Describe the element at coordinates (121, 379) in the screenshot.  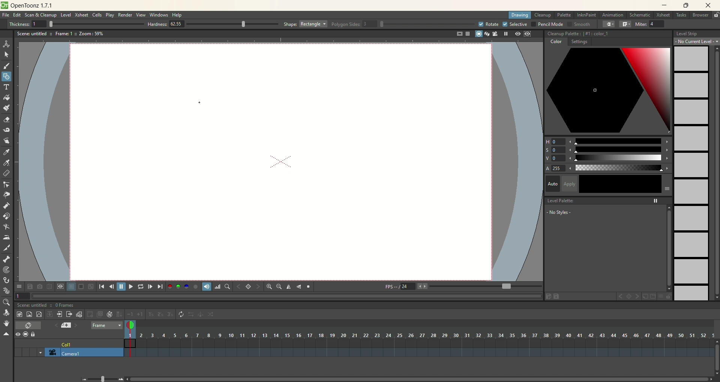
I see `zoom in` at that location.